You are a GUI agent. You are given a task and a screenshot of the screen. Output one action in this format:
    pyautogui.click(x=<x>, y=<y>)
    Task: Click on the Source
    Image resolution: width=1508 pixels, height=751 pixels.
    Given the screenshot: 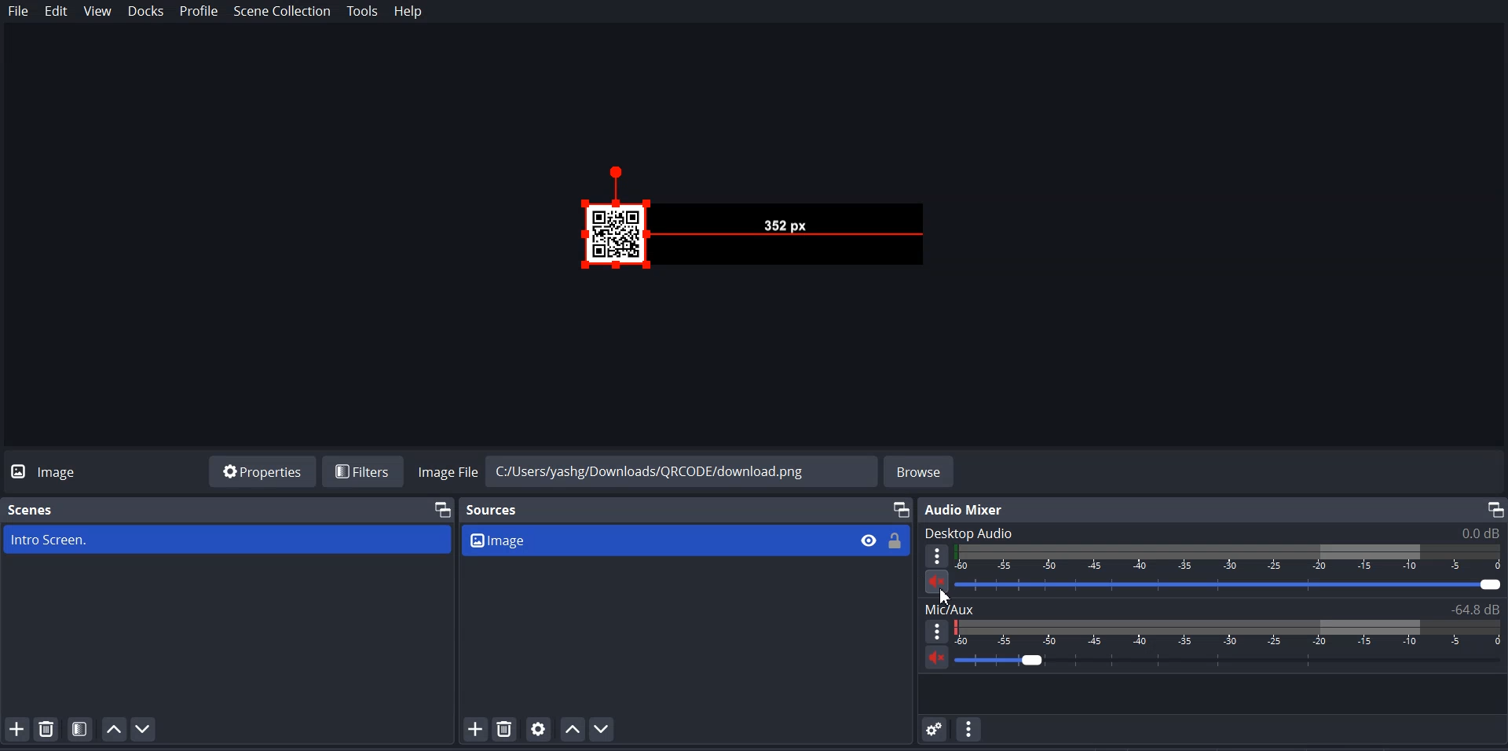 What is the action you would take?
    pyautogui.click(x=493, y=511)
    